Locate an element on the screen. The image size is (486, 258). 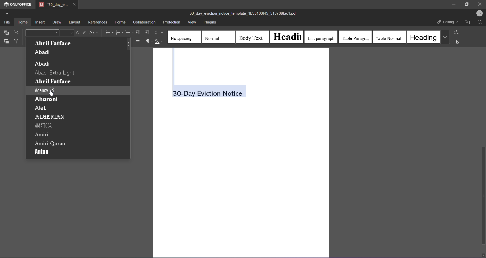
collaboration is located at coordinates (144, 22).